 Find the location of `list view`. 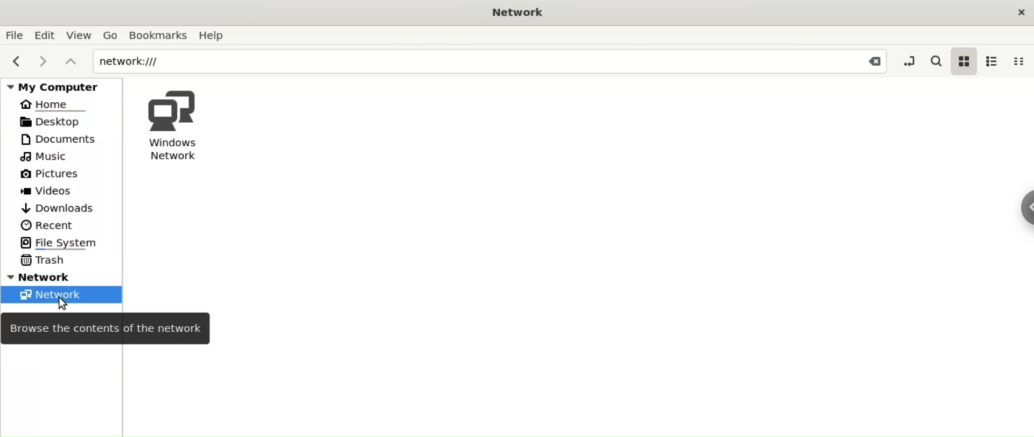

list view is located at coordinates (997, 62).